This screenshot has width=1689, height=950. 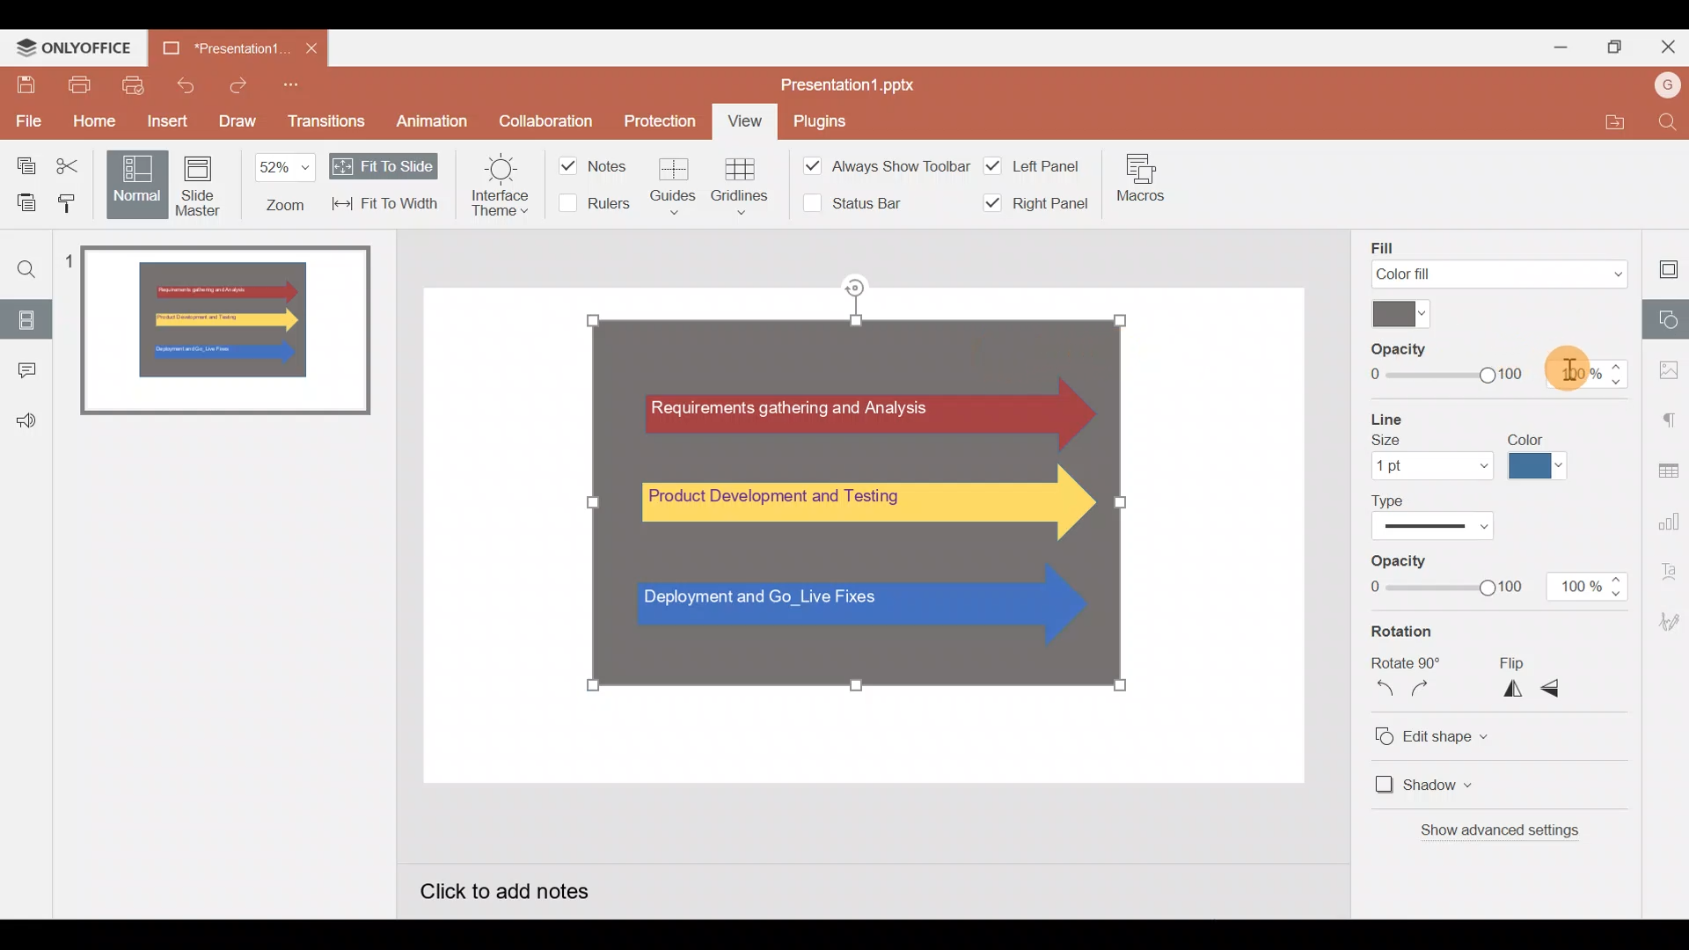 What do you see at coordinates (1666, 366) in the screenshot?
I see `Image settings` at bounding box center [1666, 366].